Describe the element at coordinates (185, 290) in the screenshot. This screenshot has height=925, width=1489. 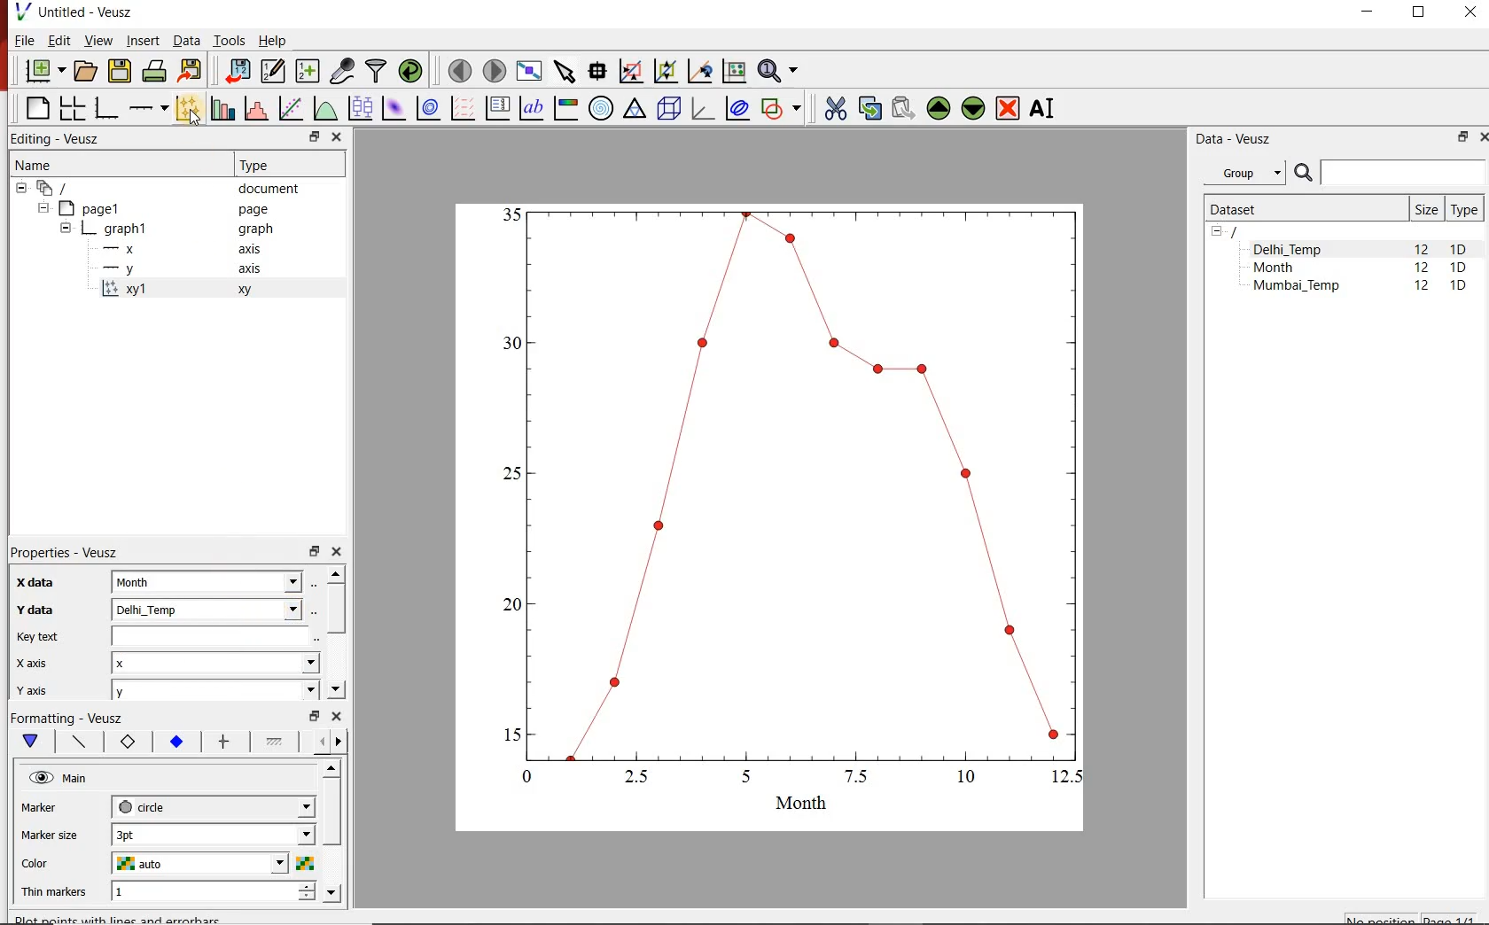
I see `xy1` at that location.